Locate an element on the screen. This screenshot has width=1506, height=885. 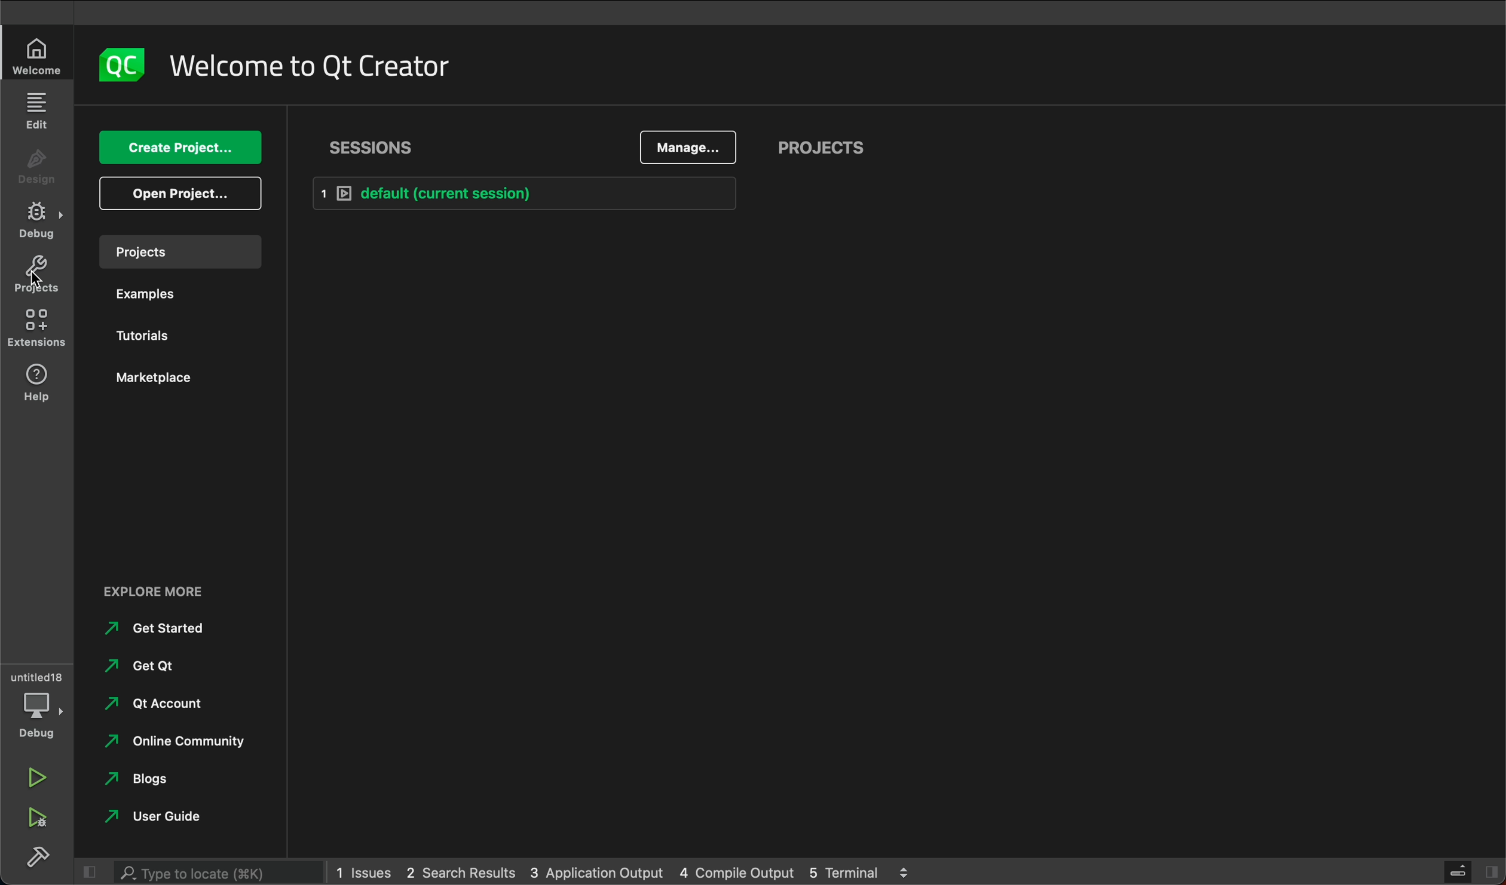
get ok is located at coordinates (155, 667).